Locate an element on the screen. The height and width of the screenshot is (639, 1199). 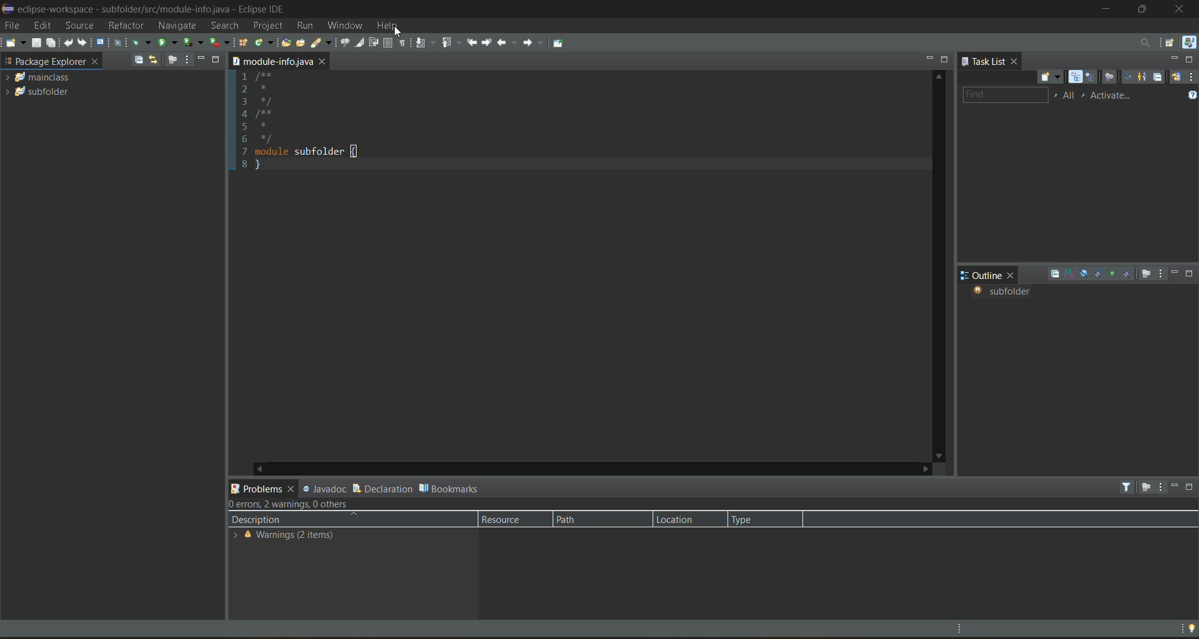
package explorer is located at coordinates (45, 62).